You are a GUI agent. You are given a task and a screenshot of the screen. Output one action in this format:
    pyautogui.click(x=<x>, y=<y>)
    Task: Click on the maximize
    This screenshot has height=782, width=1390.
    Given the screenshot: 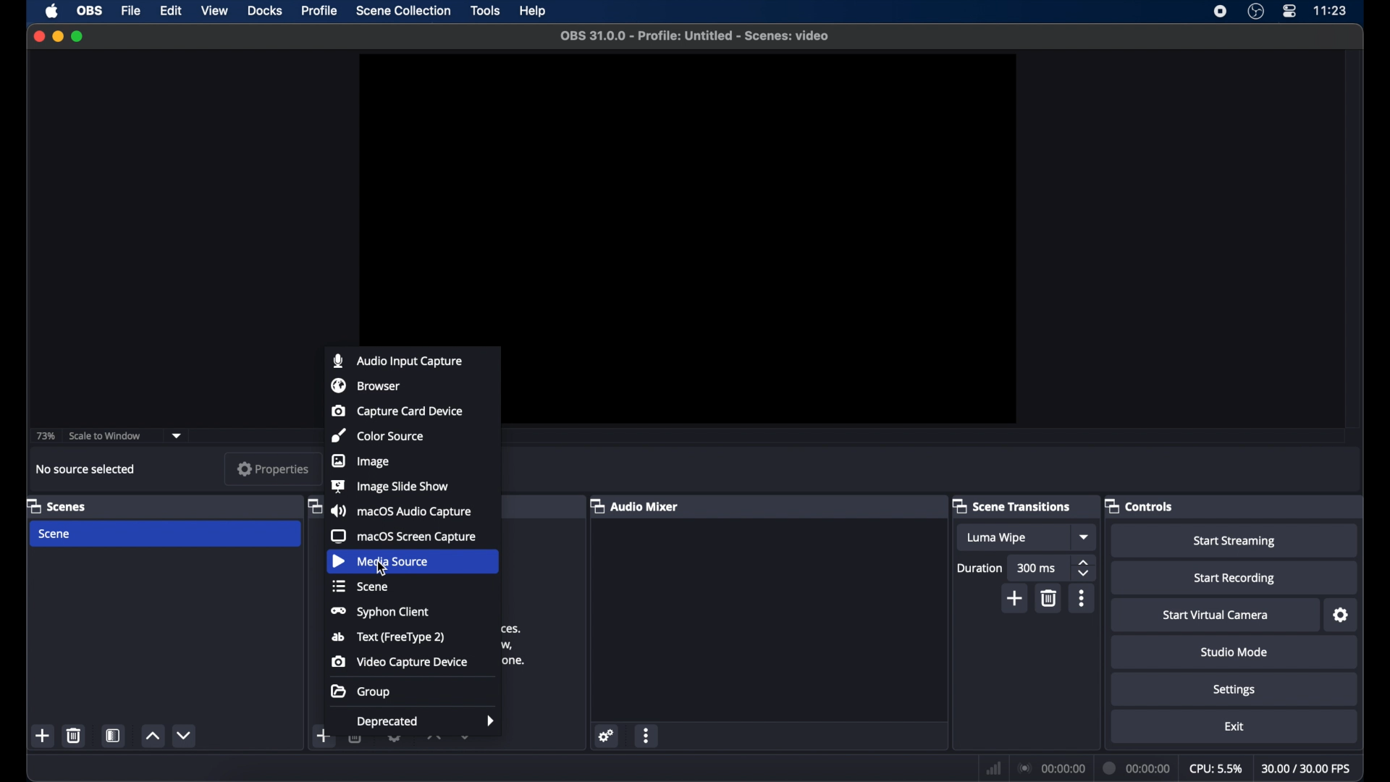 What is the action you would take?
    pyautogui.click(x=78, y=36)
    